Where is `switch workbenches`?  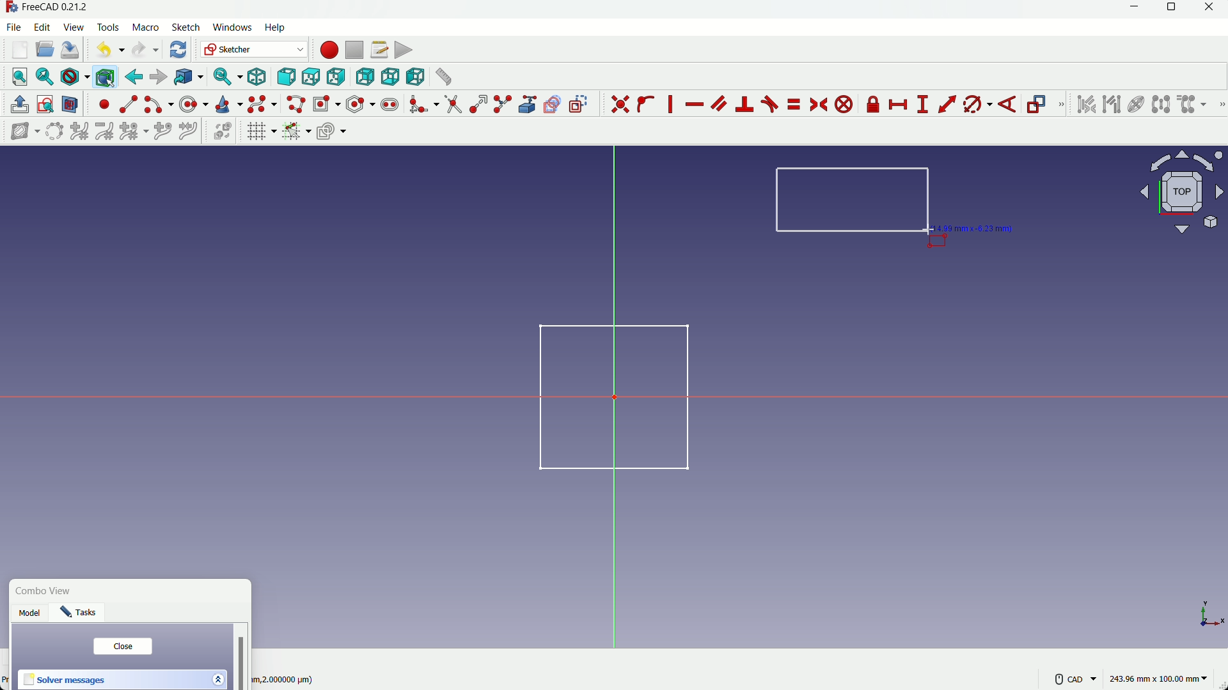
switch workbenches is located at coordinates (253, 49).